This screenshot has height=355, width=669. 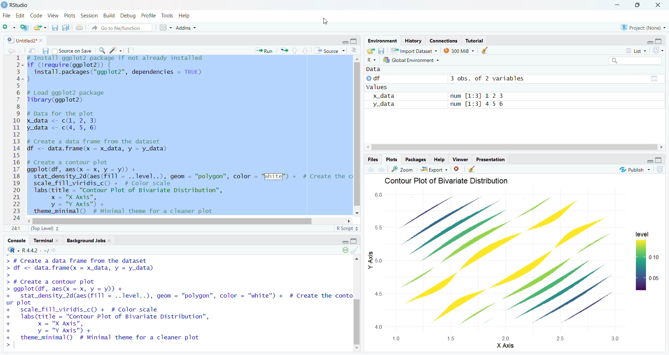 What do you see at coordinates (78, 27) in the screenshot?
I see `print the current file` at bounding box center [78, 27].